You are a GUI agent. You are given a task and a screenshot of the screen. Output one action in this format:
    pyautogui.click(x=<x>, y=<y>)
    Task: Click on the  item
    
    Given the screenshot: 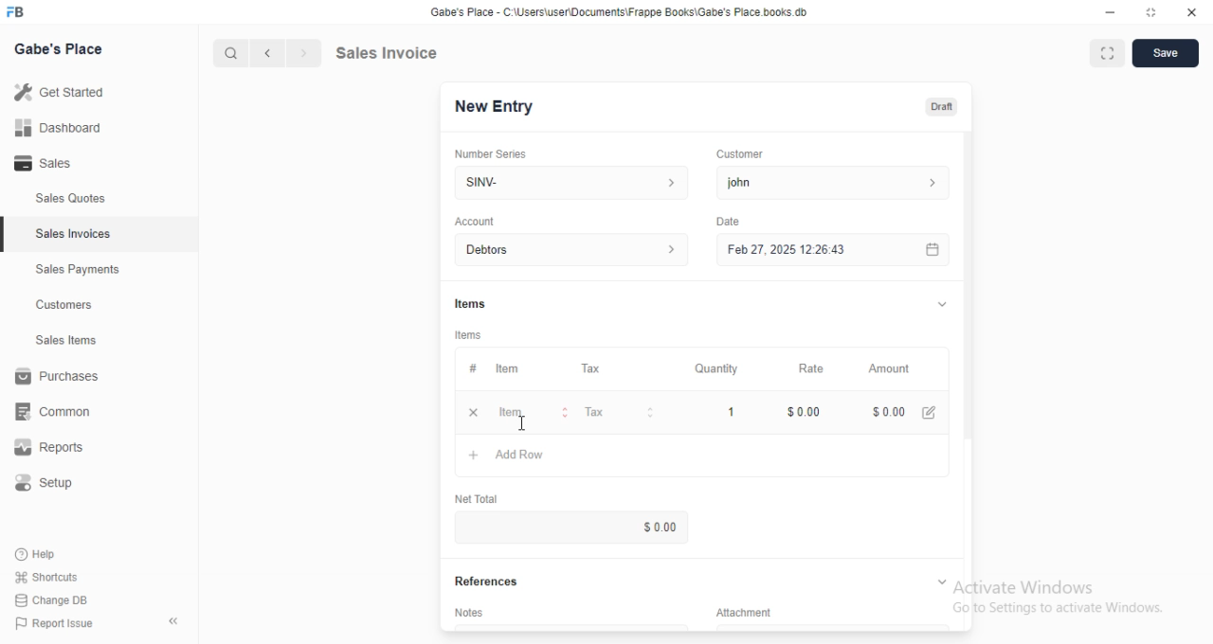 What is the action you would take?
    pyautogui.click(x=534, y=413)
    